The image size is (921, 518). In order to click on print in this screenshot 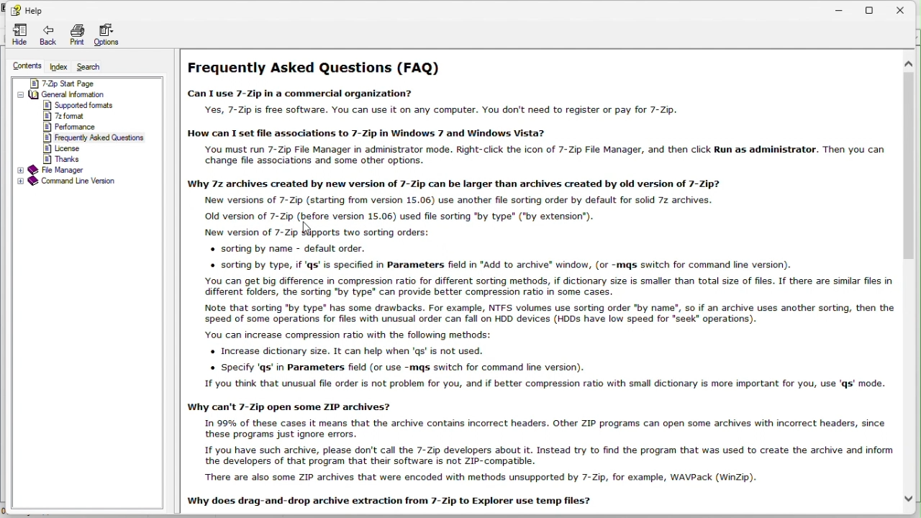, I will do `click(75, 35)`.